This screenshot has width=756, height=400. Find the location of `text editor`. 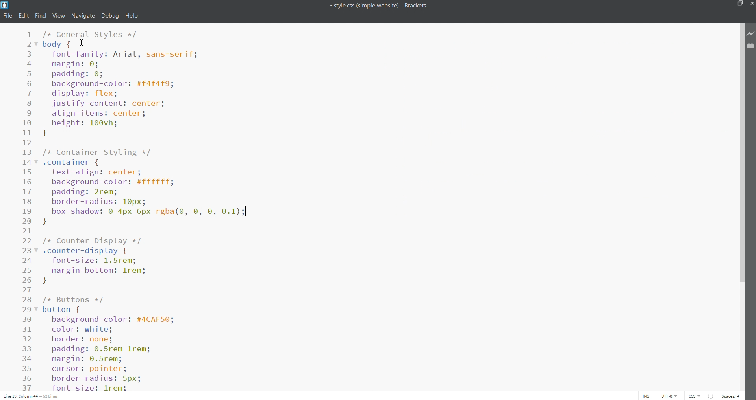

text editor is located at coordinates (391, 209).